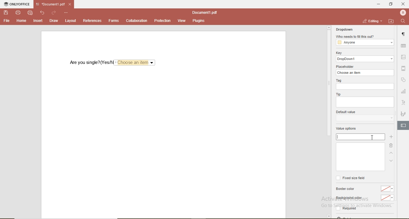  What do you see at coordinates (338, 94) in the screenshot?
I see `tip` at bounding box center [338, 94].